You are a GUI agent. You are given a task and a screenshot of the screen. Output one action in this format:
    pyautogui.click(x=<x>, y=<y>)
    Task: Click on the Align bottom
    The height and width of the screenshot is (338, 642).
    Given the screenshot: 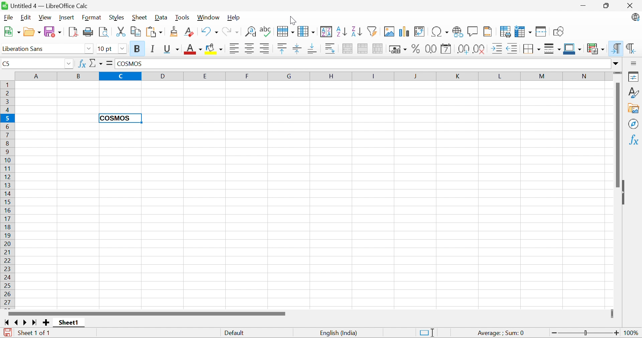 What is the action you would take?
    pyautogui.click(x=313, y=49)
    